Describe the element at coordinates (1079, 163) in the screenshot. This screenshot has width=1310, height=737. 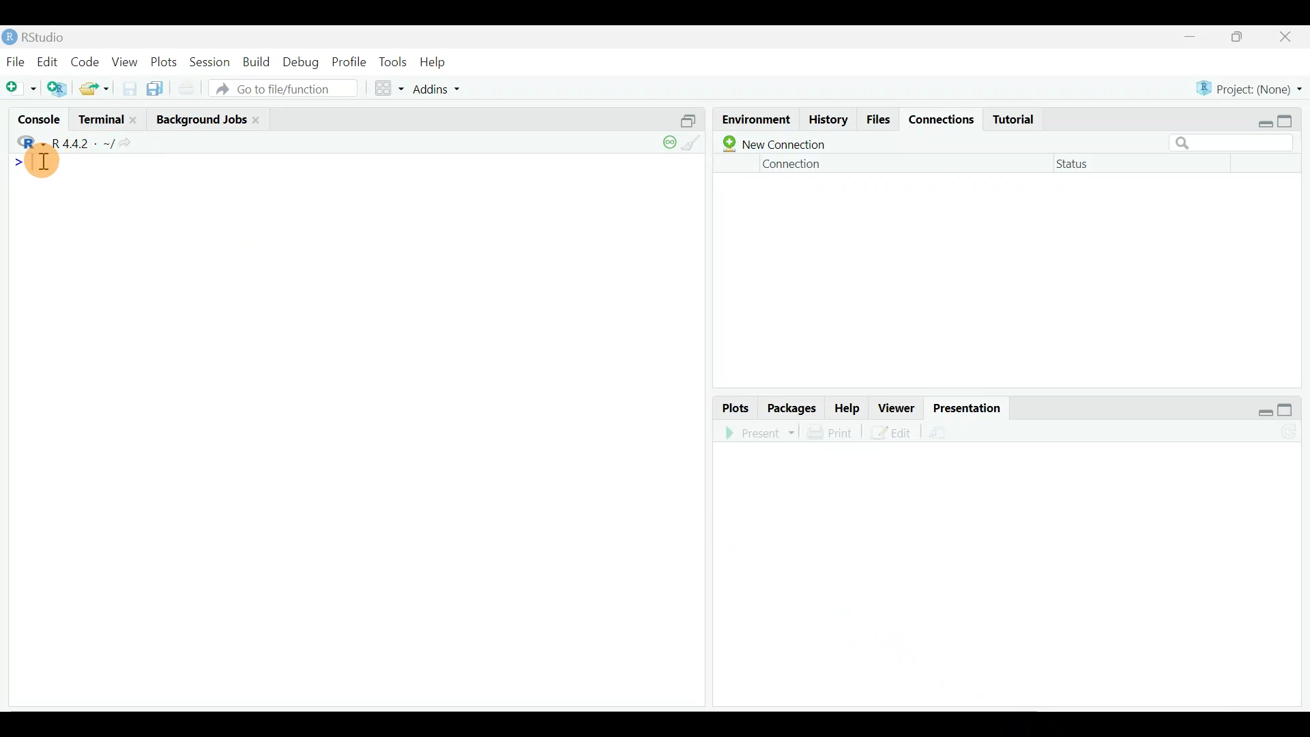
I see `Status` at that location.